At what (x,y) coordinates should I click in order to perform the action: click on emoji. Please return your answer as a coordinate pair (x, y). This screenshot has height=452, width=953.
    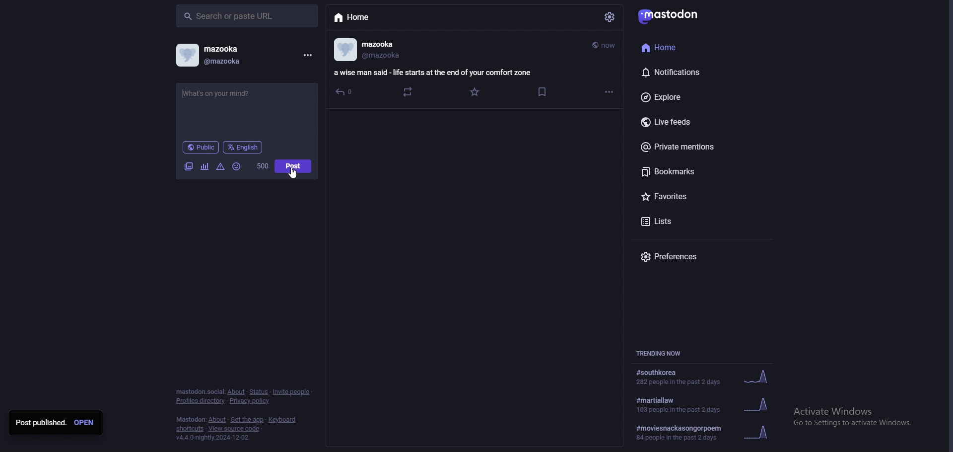
    Looking at the image, I should click on (236, 166).